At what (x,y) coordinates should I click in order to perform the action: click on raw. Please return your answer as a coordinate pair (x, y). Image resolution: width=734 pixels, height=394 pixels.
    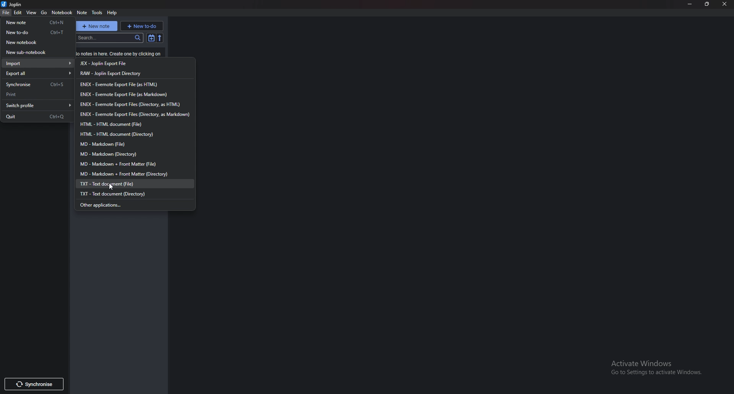
    Looking at the image, I should click on (118, 73).